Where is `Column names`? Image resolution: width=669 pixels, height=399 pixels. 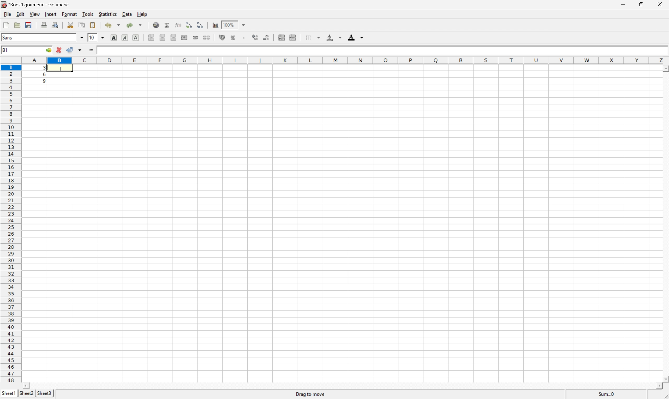
Column names is located at coordinates (343, 60).